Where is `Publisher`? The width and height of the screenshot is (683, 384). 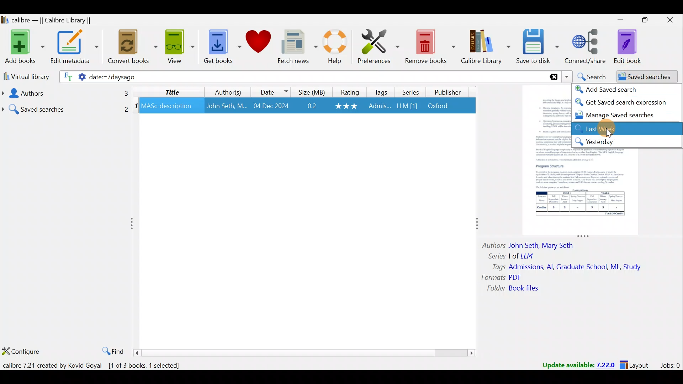 Publisher is located at coordinates (449, 93).